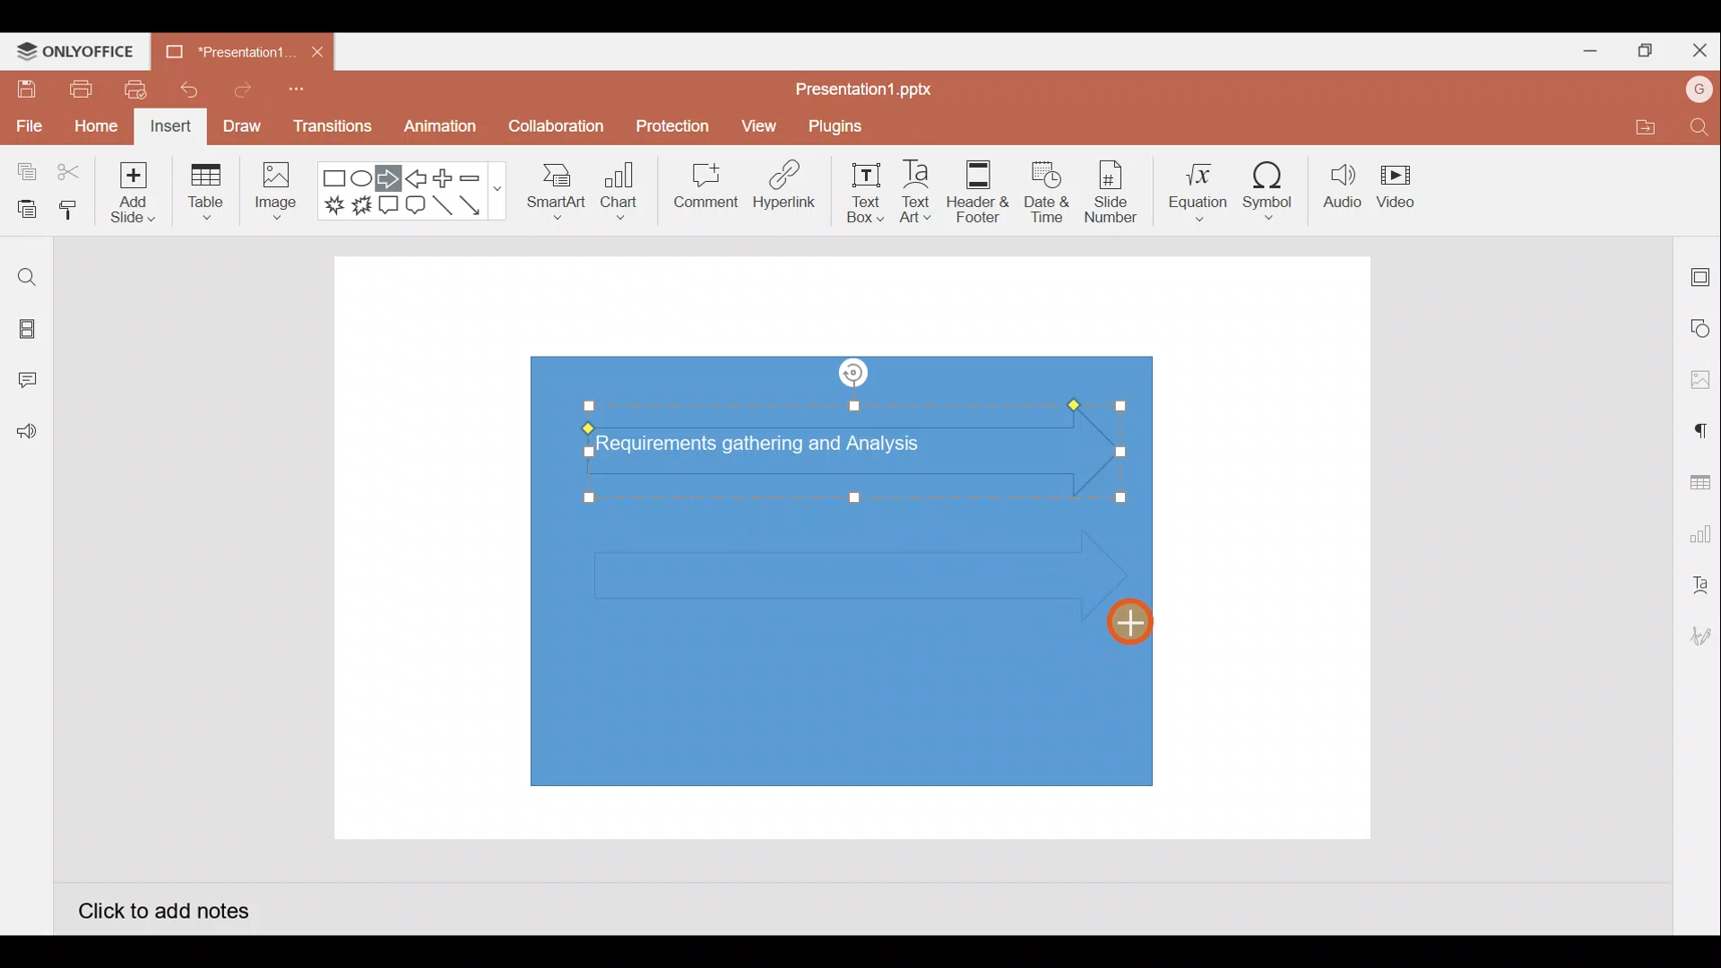  I want to click on View, so click(762, 122).